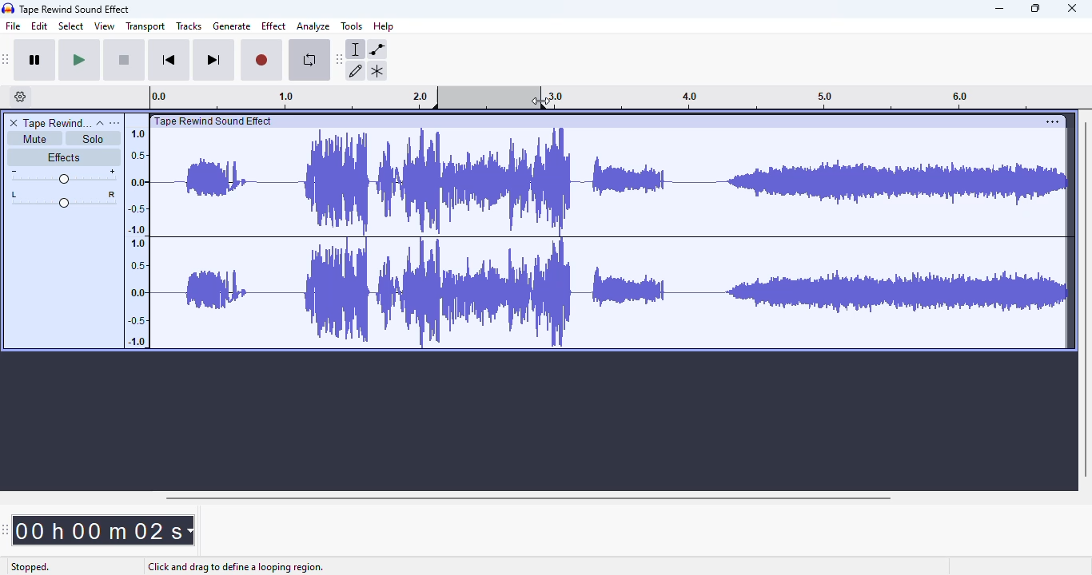 The height and width of the screenshot is (575, 1092). Describe the element at coordinates (611, 238) in the screenshot. I see `audio track` at that location.